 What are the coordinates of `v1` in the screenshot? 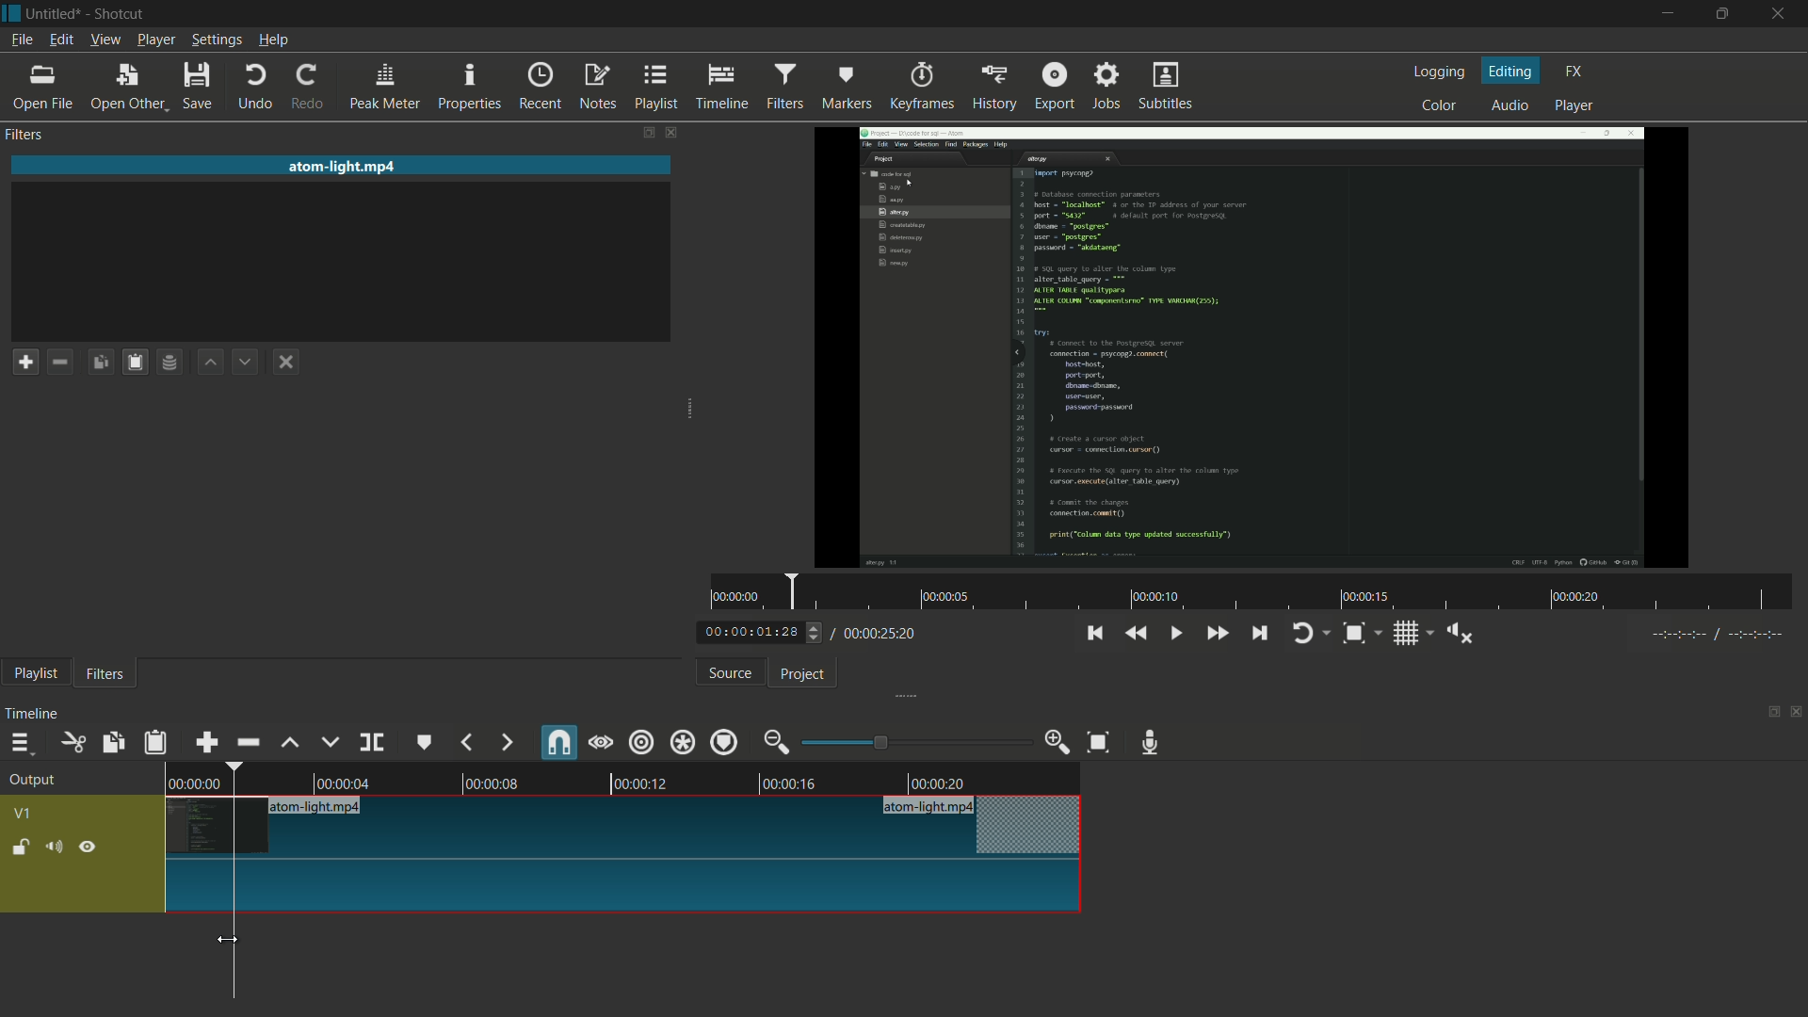 It's located at (22, 814).